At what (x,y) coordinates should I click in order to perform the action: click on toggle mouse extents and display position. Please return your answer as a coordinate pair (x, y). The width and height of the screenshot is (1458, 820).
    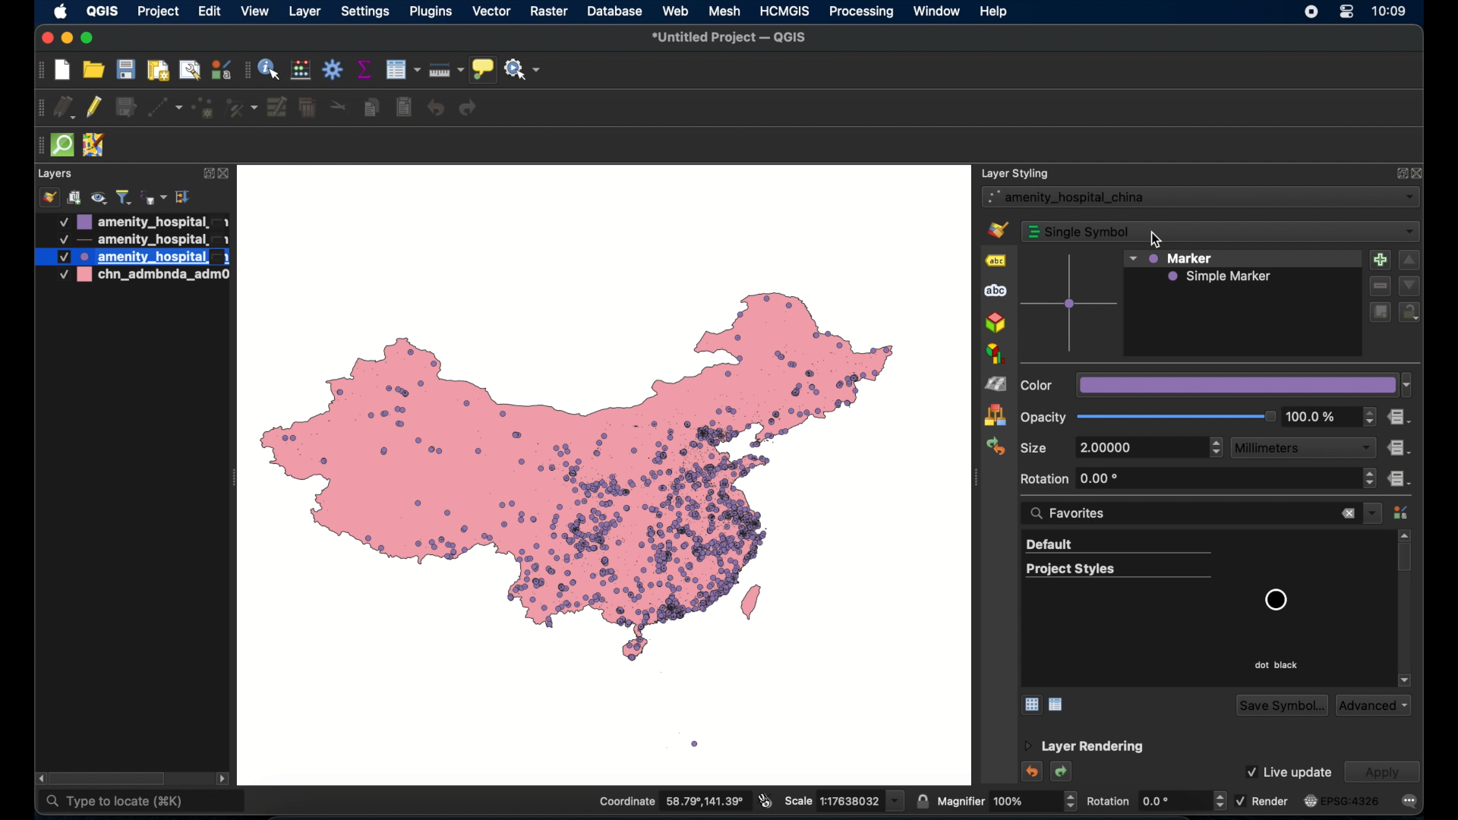
    Looking at the image, I should click on (765, 800).